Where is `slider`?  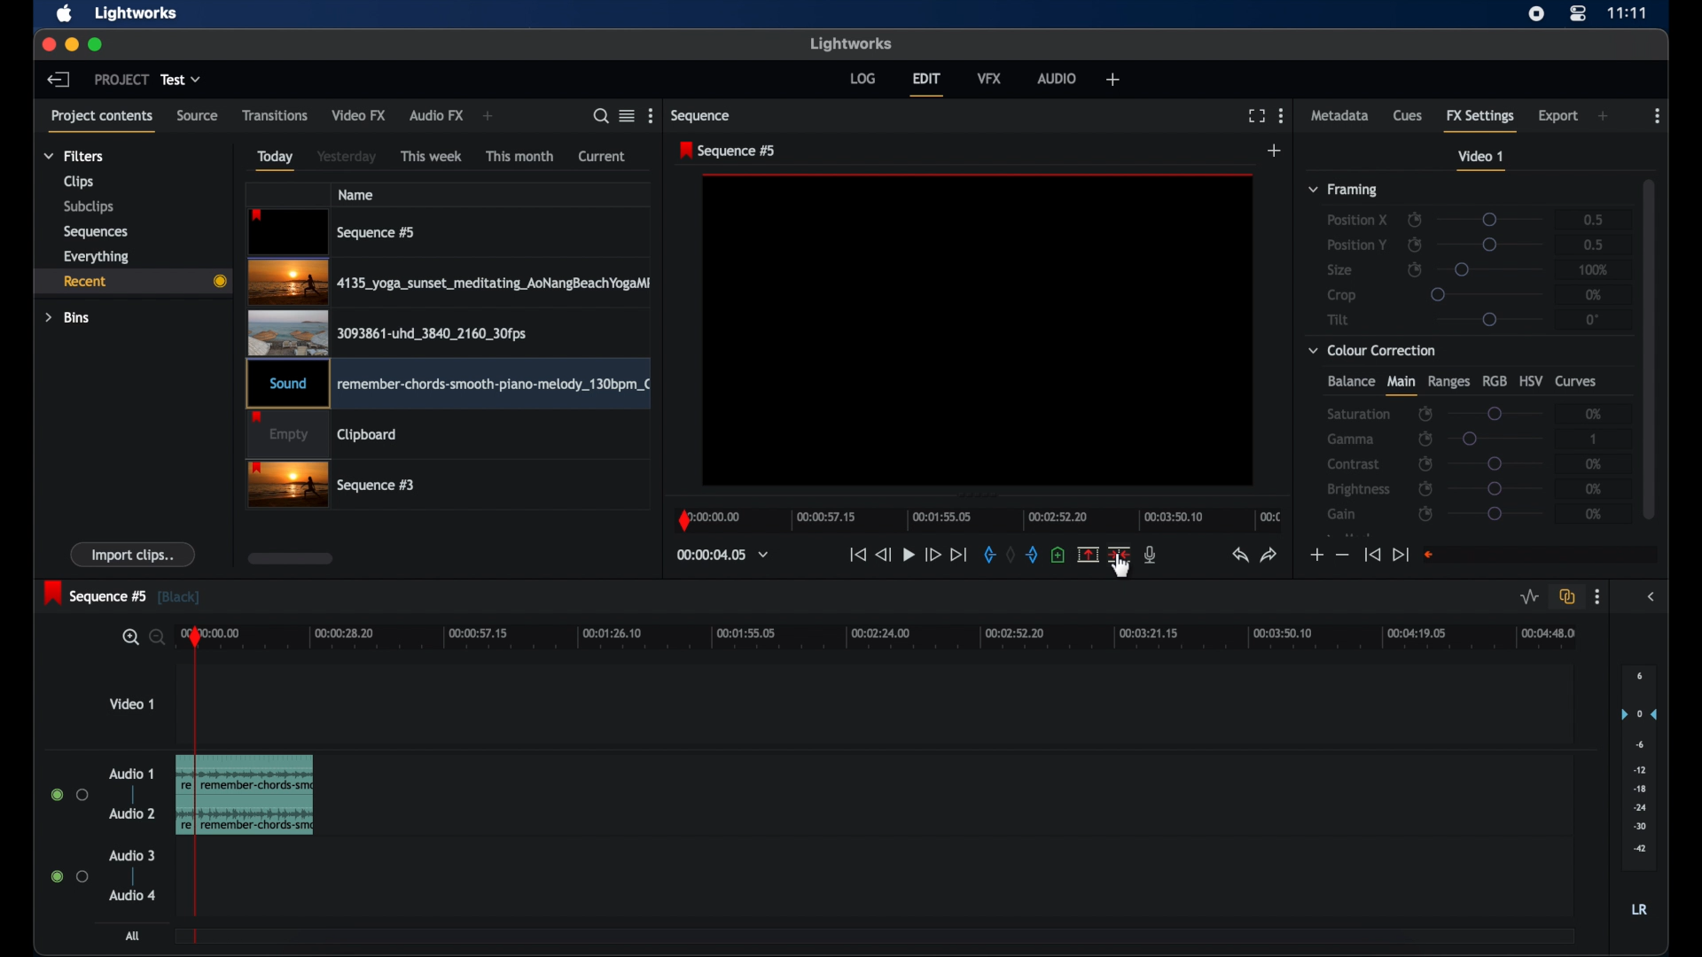
slider is located at coordinates (1486, 293).